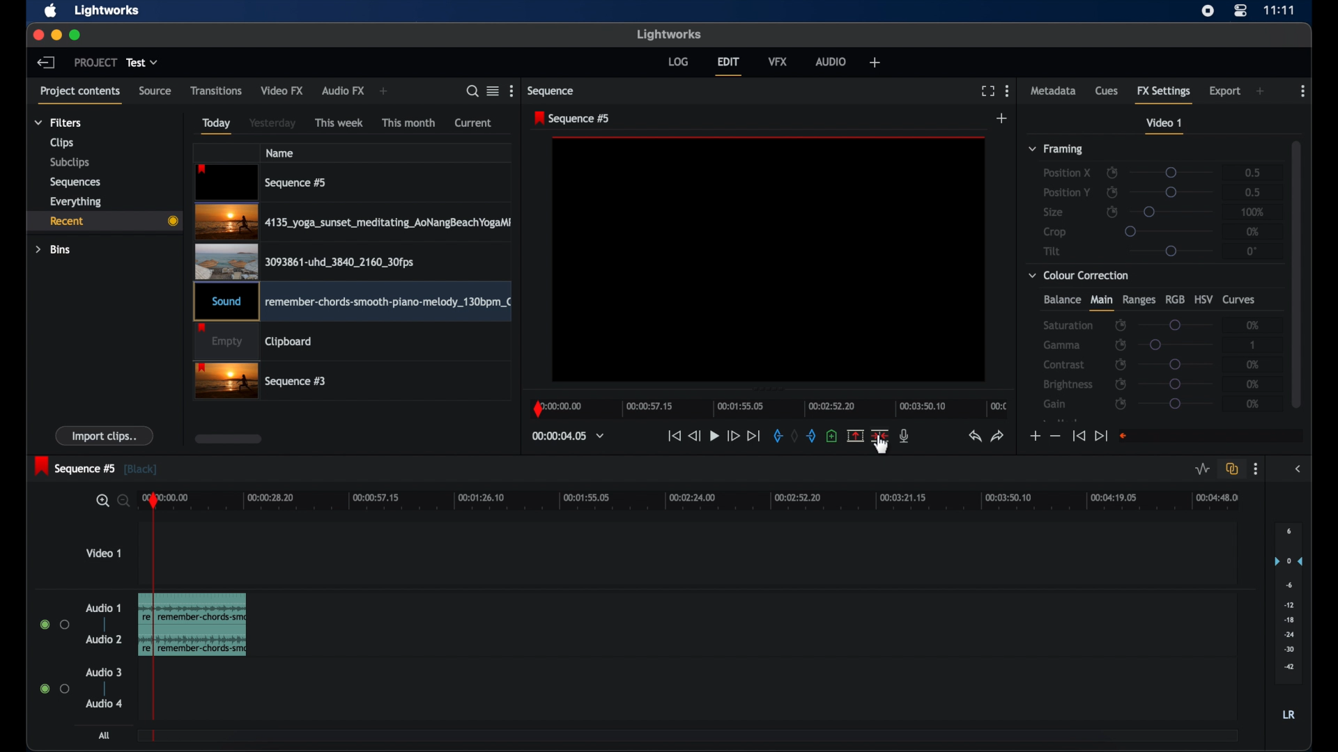  I want to click on 0.5, so click(1247, 172).